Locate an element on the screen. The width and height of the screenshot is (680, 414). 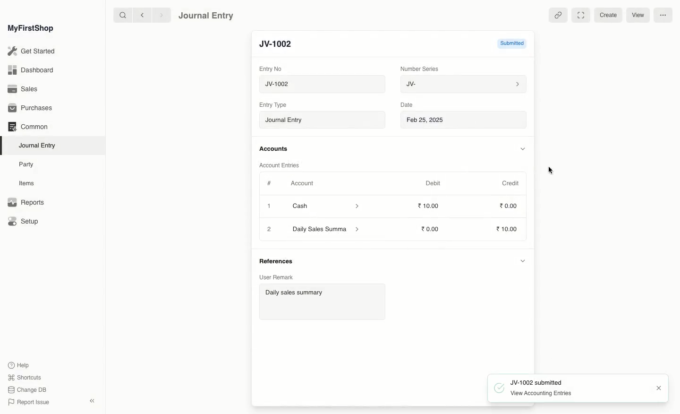
search is located at coordinates (120, 15).